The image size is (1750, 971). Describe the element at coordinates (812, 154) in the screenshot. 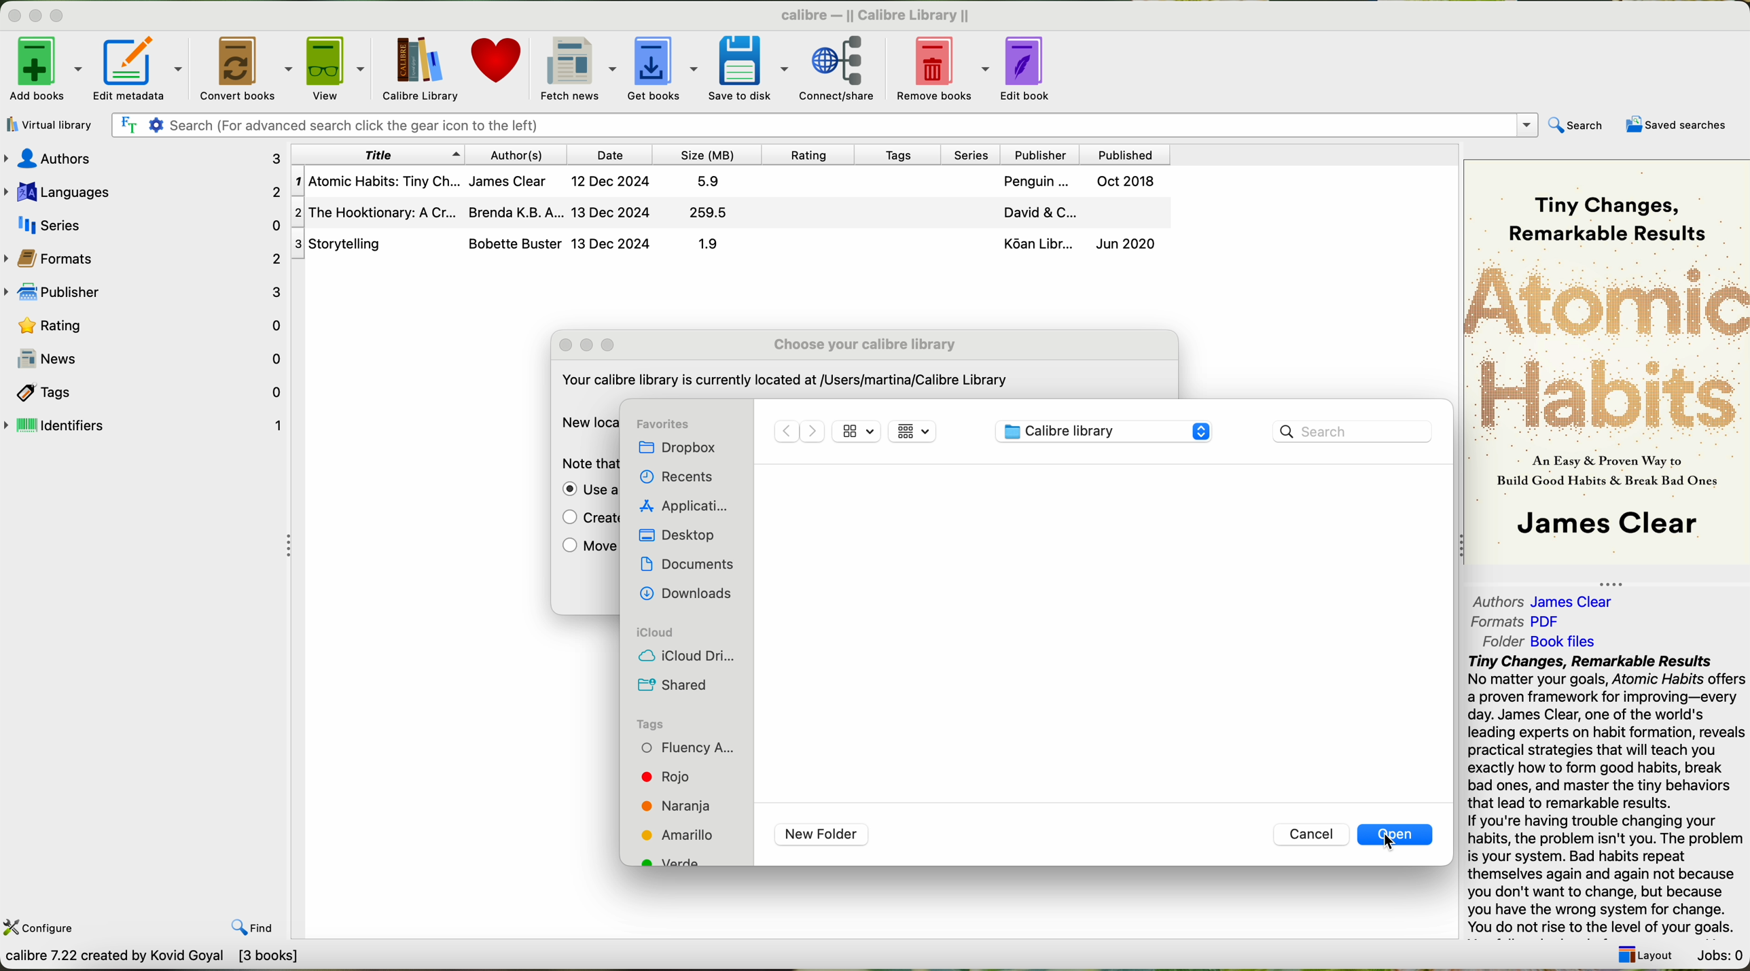

I see `rating` at that location.